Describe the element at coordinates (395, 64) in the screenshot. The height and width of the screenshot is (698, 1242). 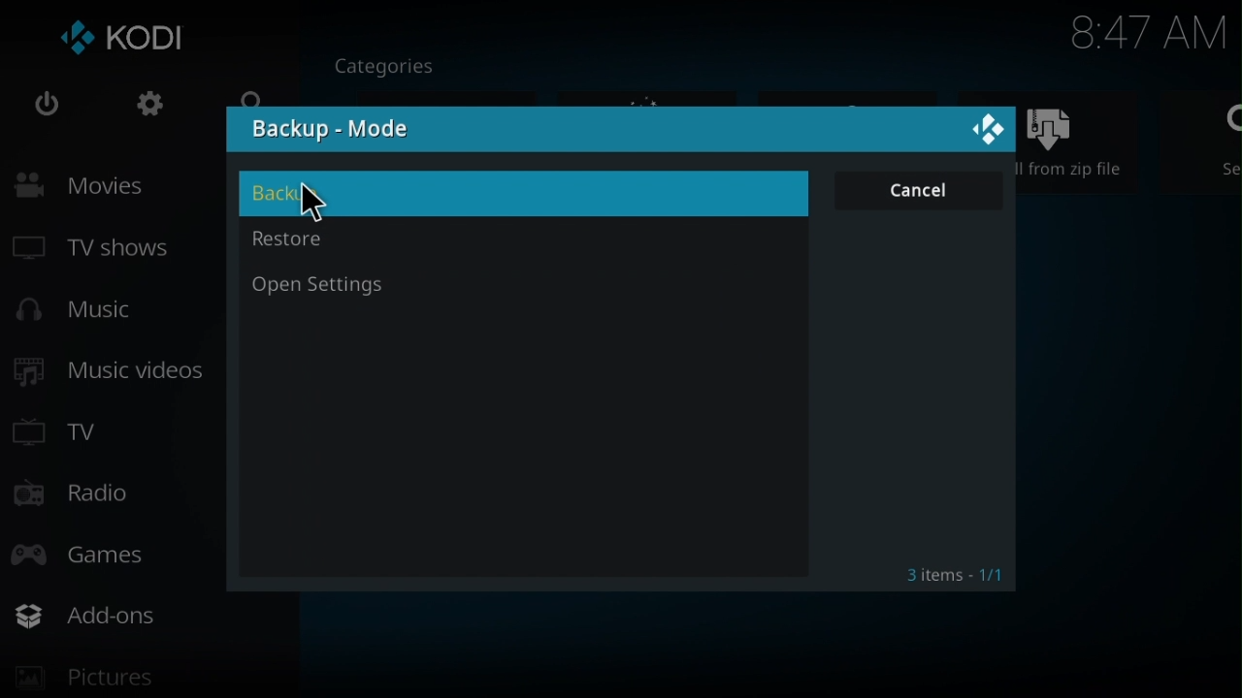
I see `Categories` at that location.